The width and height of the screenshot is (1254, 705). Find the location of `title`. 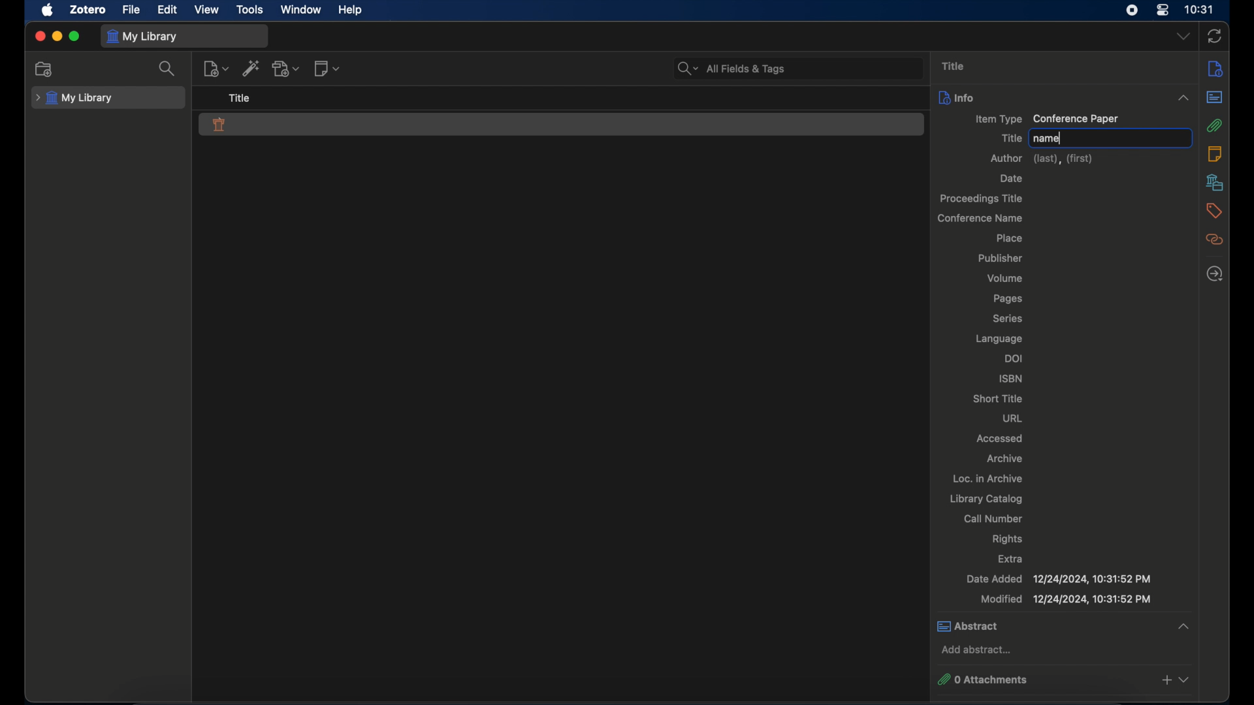

title is located at coordinates (953, 66).